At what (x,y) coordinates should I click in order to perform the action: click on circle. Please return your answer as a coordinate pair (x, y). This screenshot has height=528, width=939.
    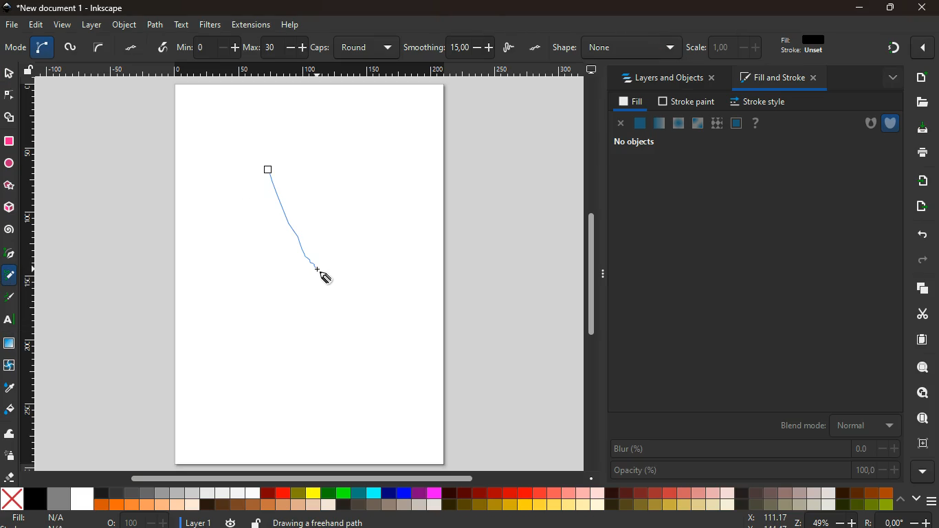
    Looking at the image, I should click on (8, 164).